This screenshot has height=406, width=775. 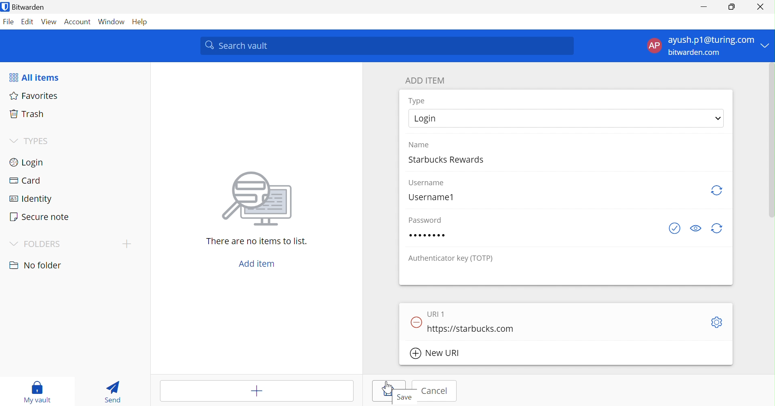 What do you see at coordinates (711, 40) in the screenshot?
I see `ayush.p1@turing.com` at bounding box center [711, 40].